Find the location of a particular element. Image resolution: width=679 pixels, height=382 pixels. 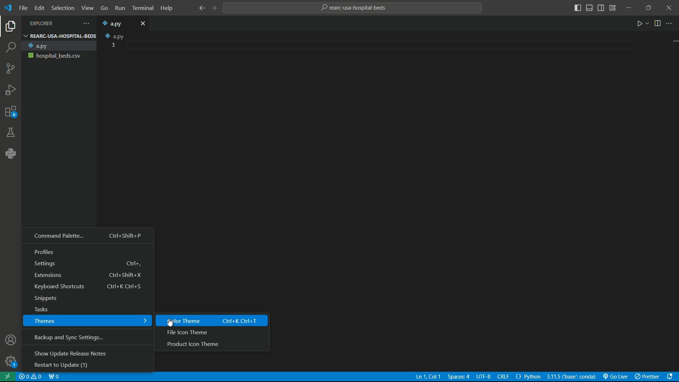

source code is located at coordinates (10, 70).